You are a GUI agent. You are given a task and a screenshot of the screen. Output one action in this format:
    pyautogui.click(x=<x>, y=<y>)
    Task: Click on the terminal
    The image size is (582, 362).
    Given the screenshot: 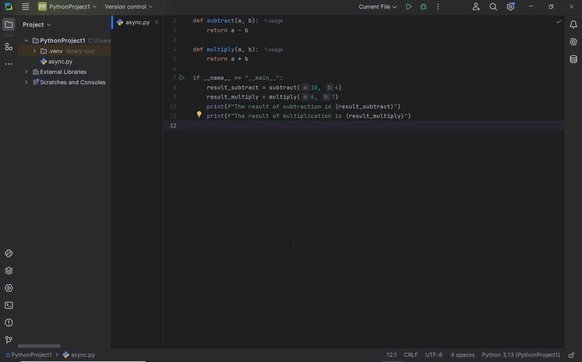 What is the action you would take?
    pyautogui.click(x=8, y=306)
    